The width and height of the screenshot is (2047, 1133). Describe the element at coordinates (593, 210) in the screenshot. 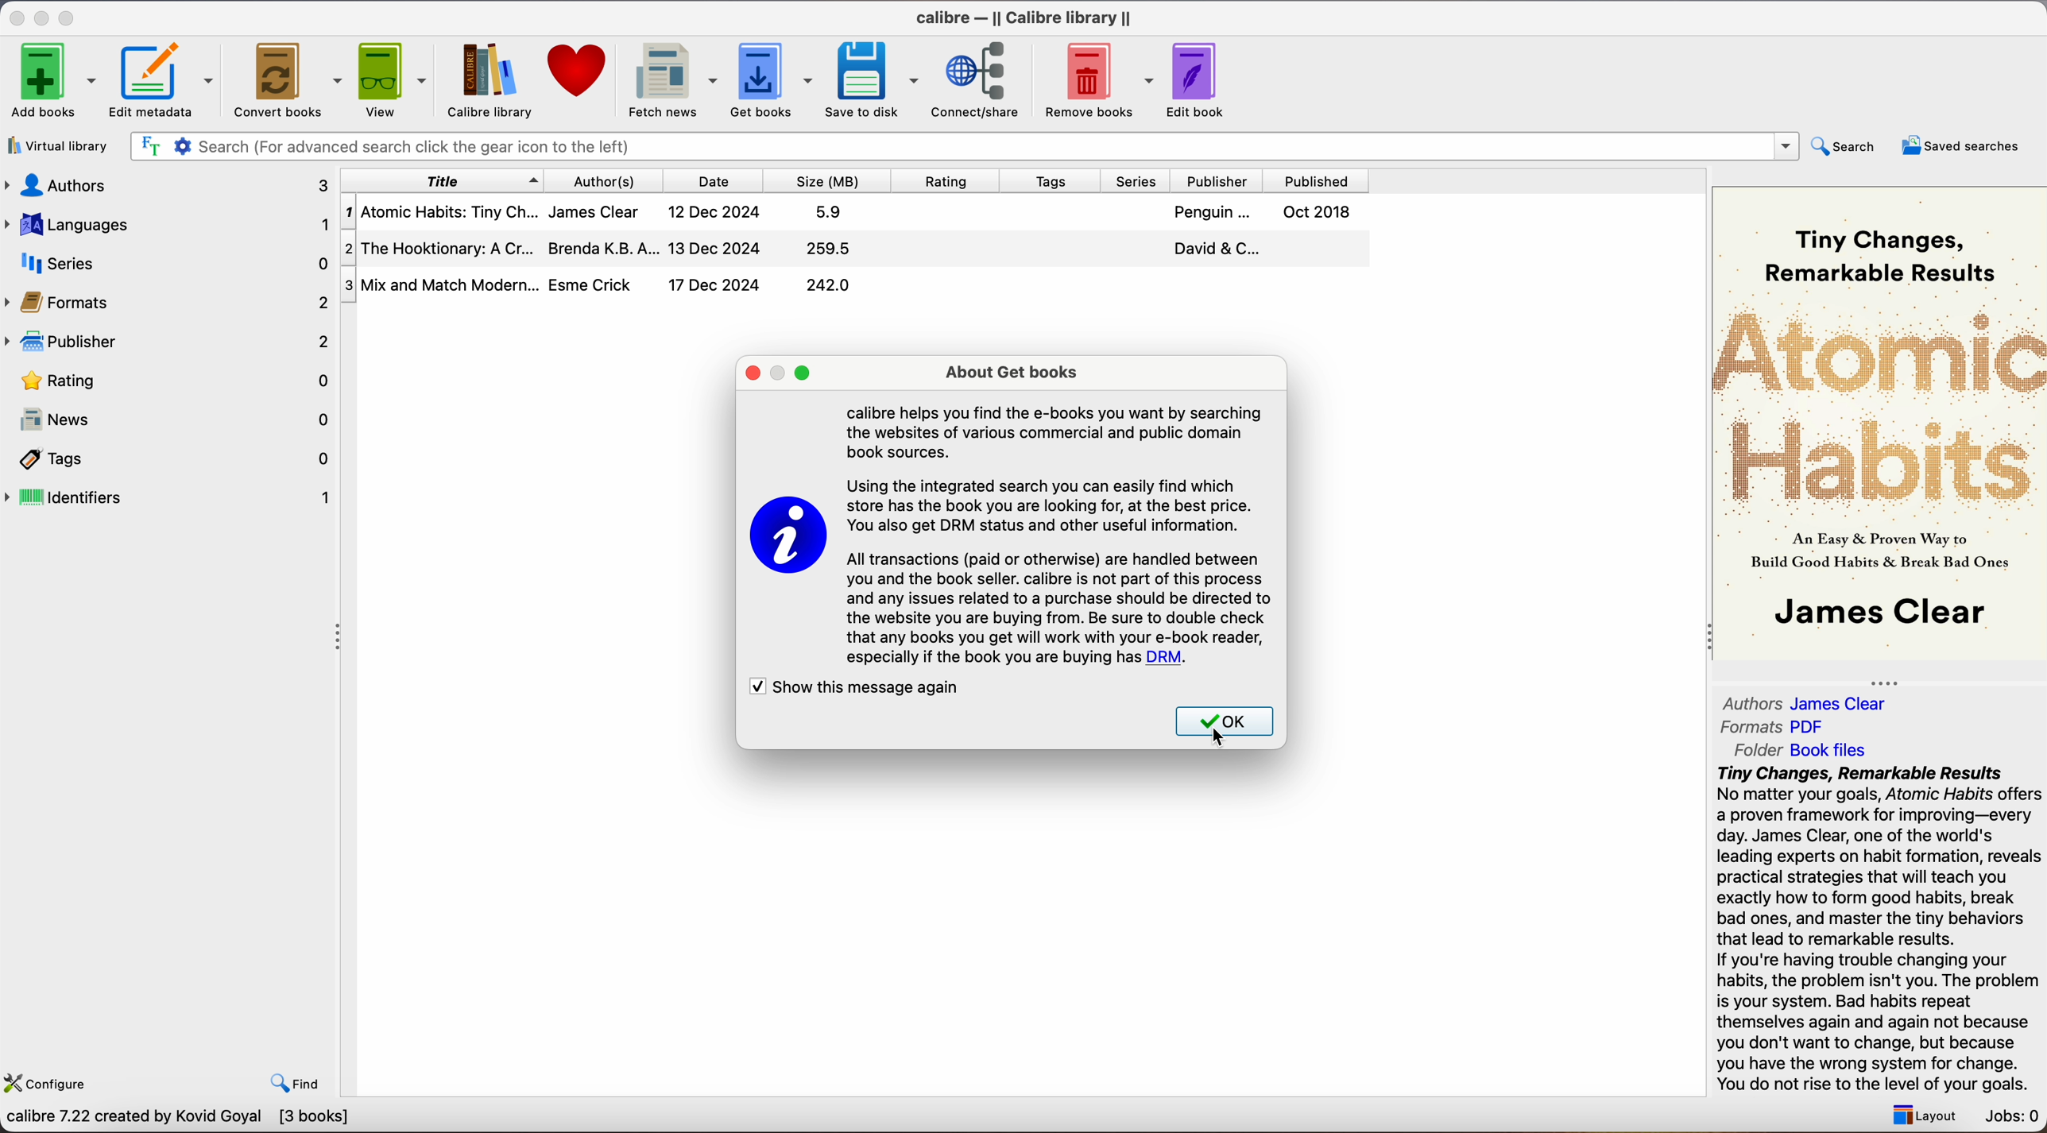

I see `James Clear` at that location.